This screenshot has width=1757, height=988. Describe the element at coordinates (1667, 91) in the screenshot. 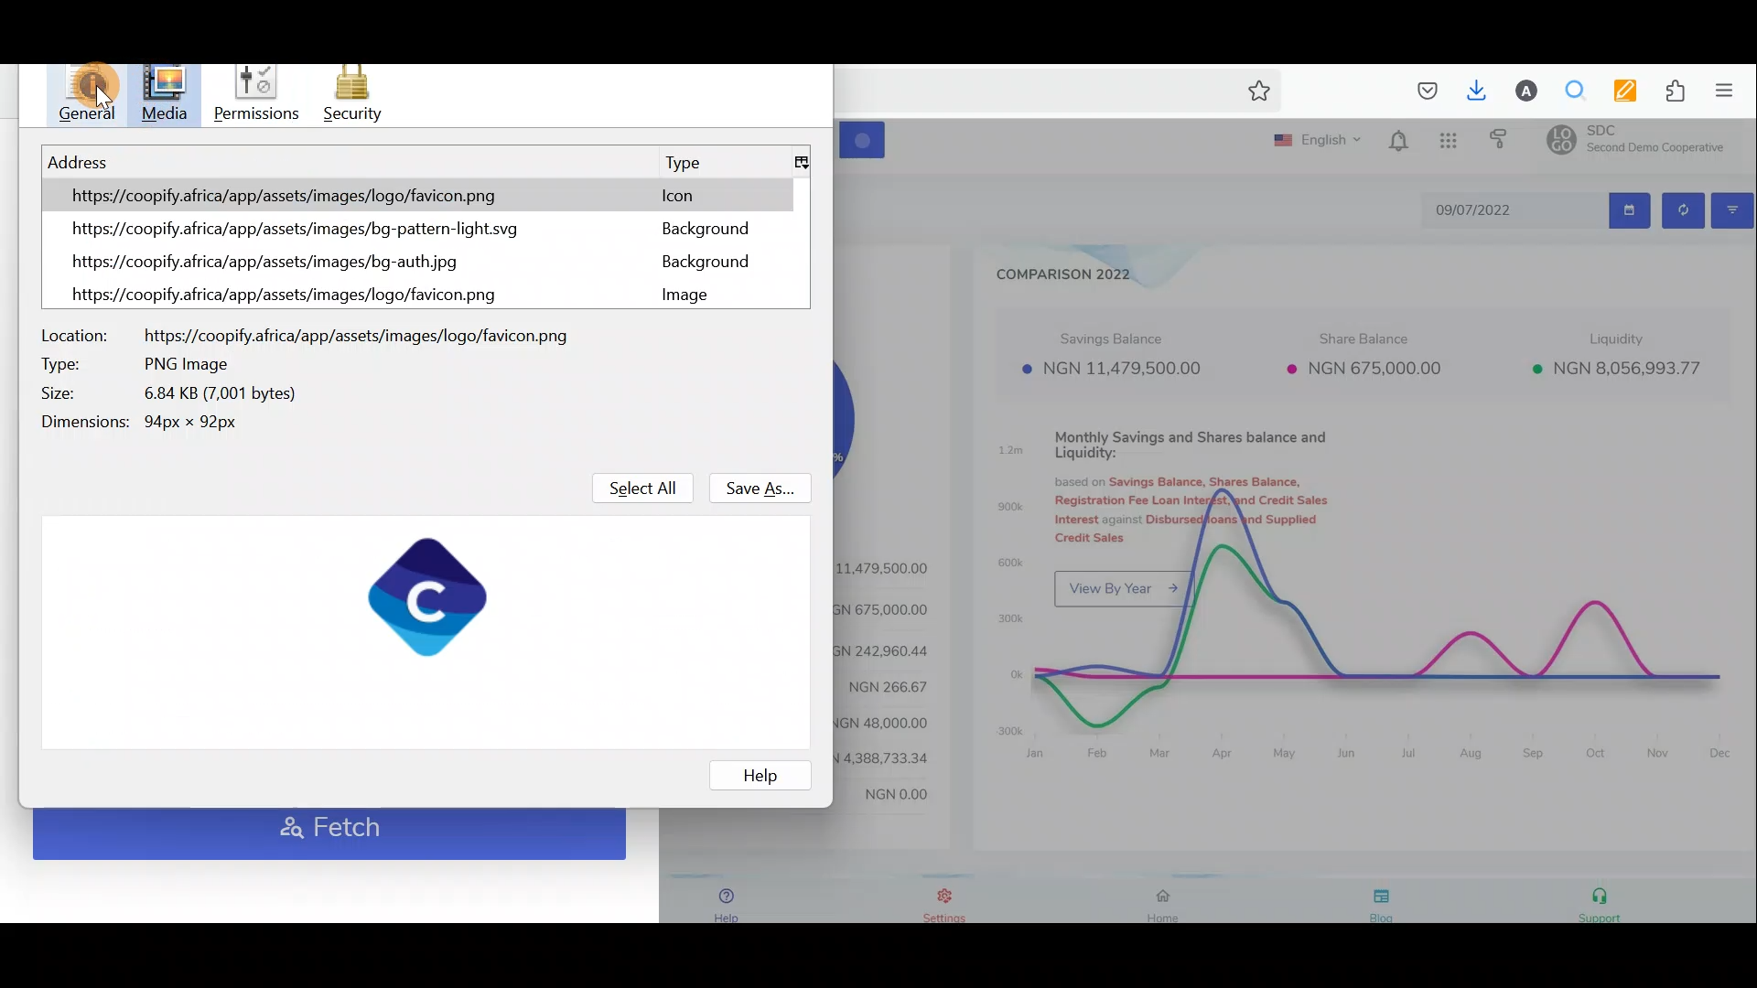

I see `Extension` at that location.